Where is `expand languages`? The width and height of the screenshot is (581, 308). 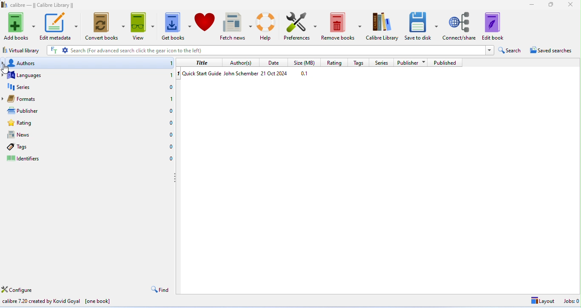
expand languages is located at coordinates (4, 75).